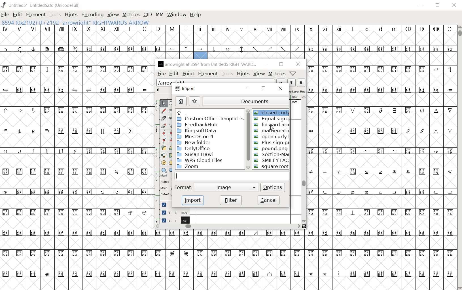  What do you see at coordinates (232, 176) in the screenshot?
I see `input field` at bounding box center [232, 176].